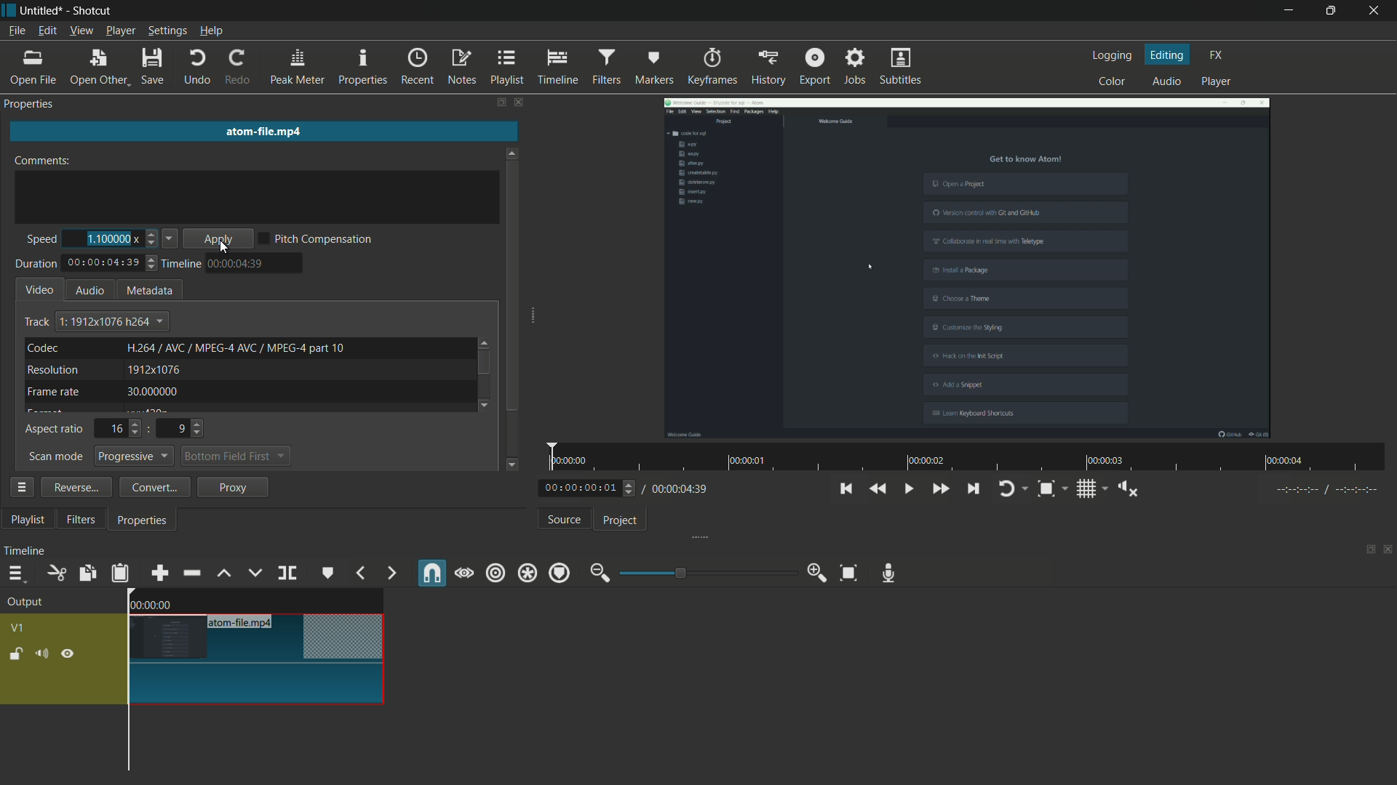 The height and width of the screenshot is (785, 1397). I want to click on logging, so click(1114, 55).